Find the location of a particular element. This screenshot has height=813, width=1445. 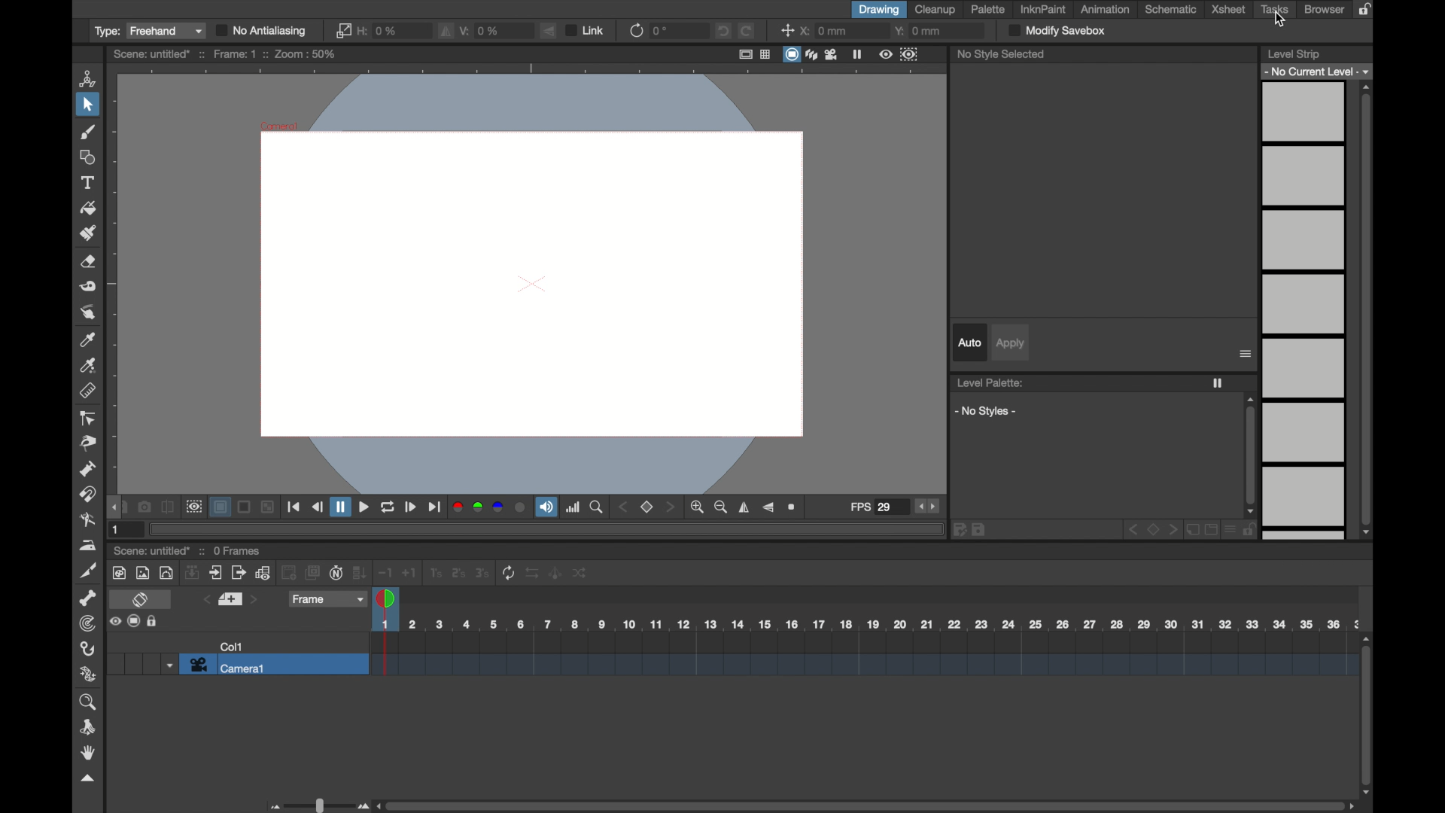

slider is located at coordinates (316, 805).